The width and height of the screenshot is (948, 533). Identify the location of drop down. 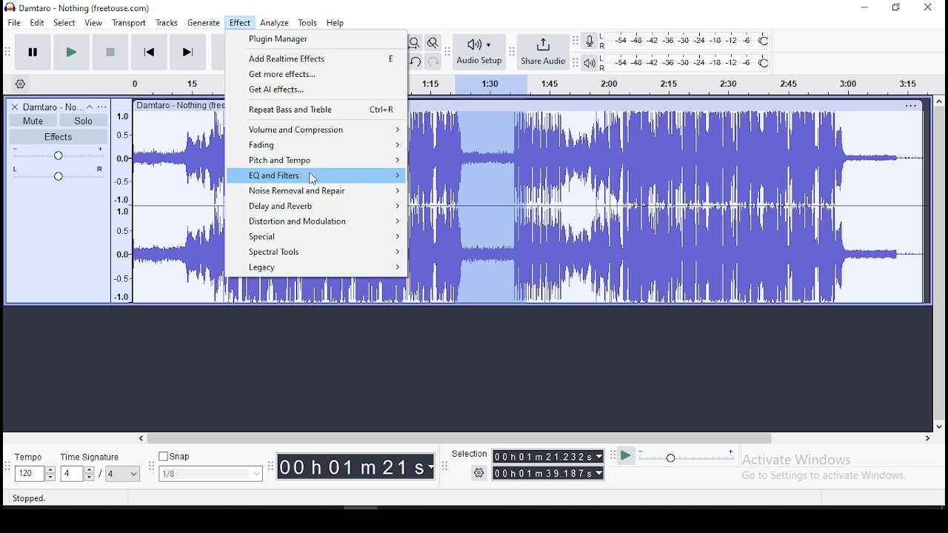
(598, 456).